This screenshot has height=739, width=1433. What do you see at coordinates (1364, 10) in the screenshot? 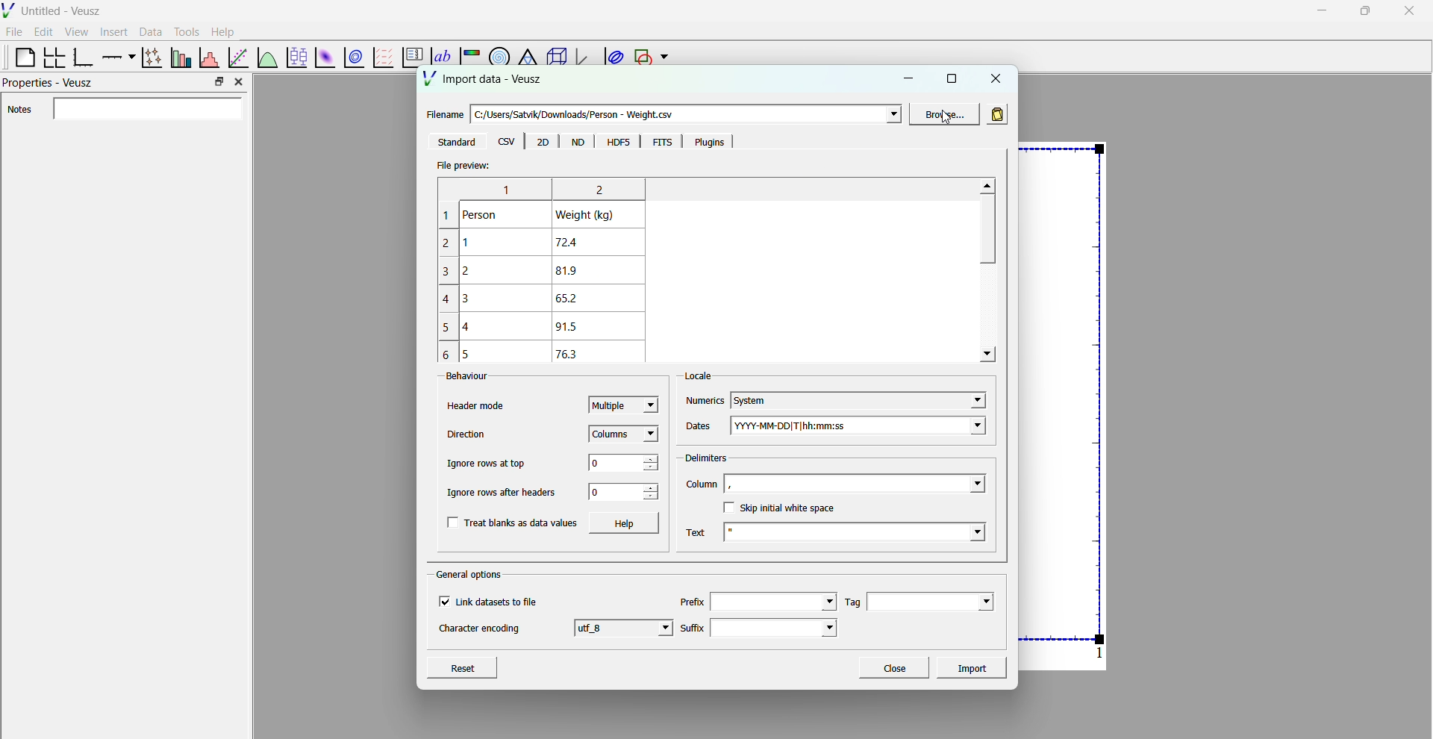
I see `maximize` at bounding box center [1364, 10].